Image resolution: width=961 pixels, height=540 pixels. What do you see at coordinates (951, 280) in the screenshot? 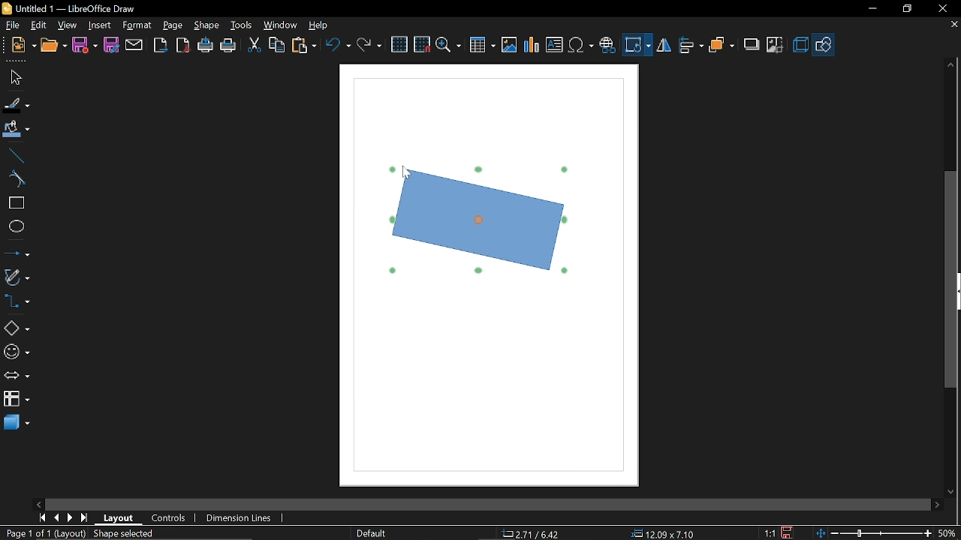
I see `vertical scrollbar` at bounding box center [951, 280].